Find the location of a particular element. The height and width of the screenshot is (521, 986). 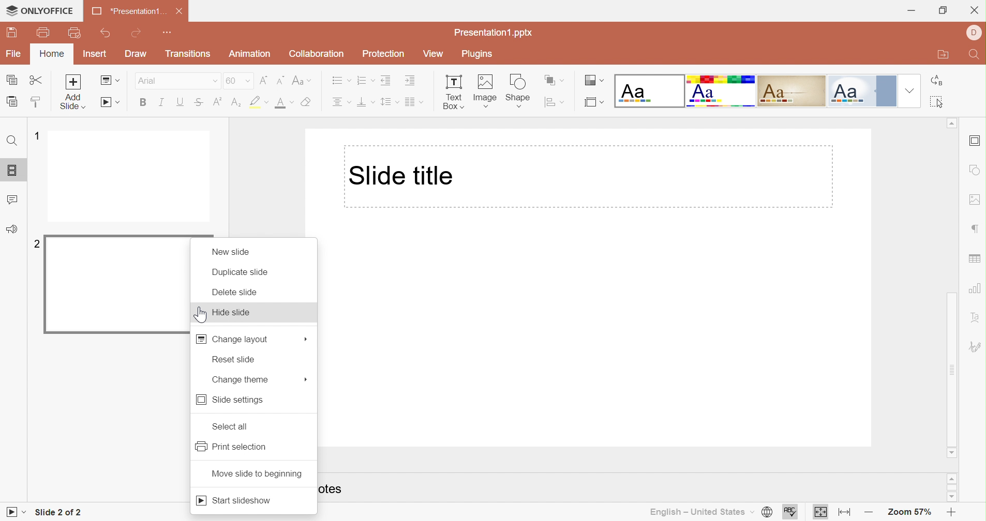

Line spacing is located at coordinates (390, 102).